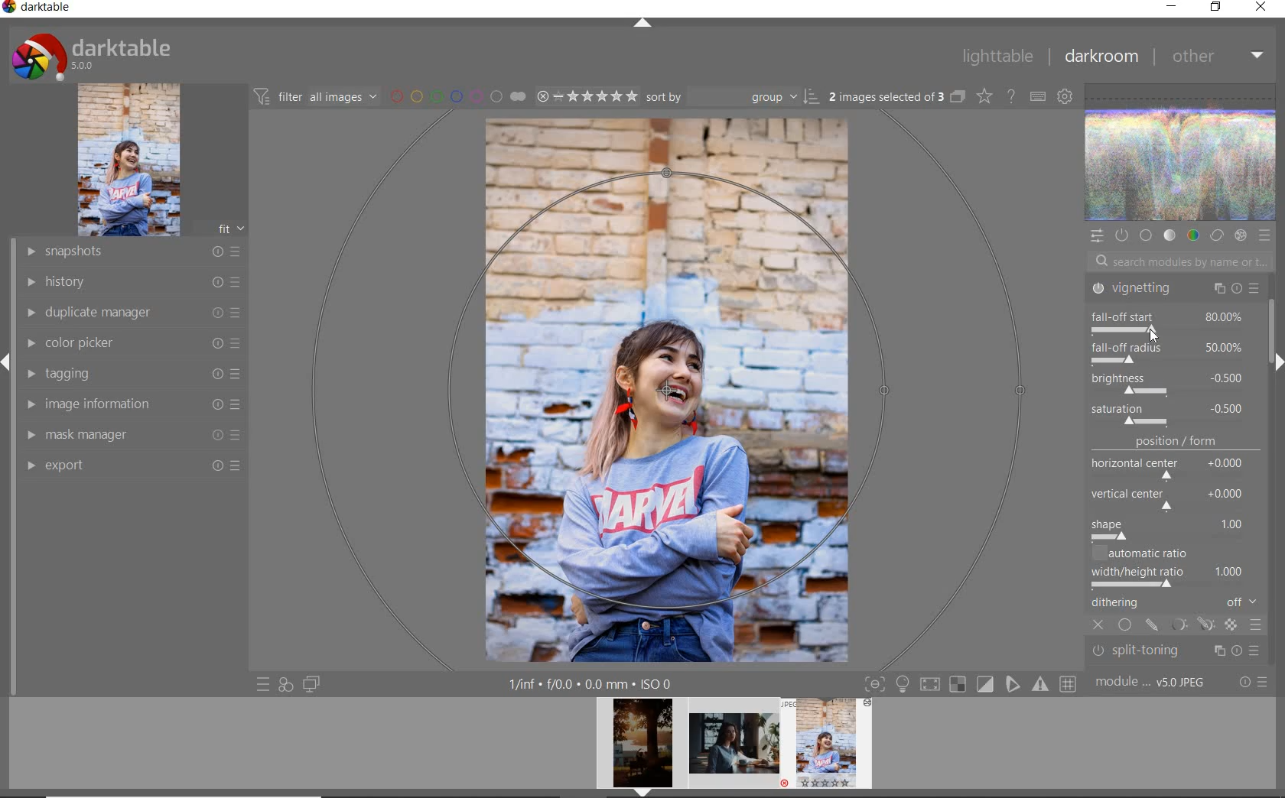  Describe the element at coordinates (1152, 683) in the screenshot. I see `module order` at that location.